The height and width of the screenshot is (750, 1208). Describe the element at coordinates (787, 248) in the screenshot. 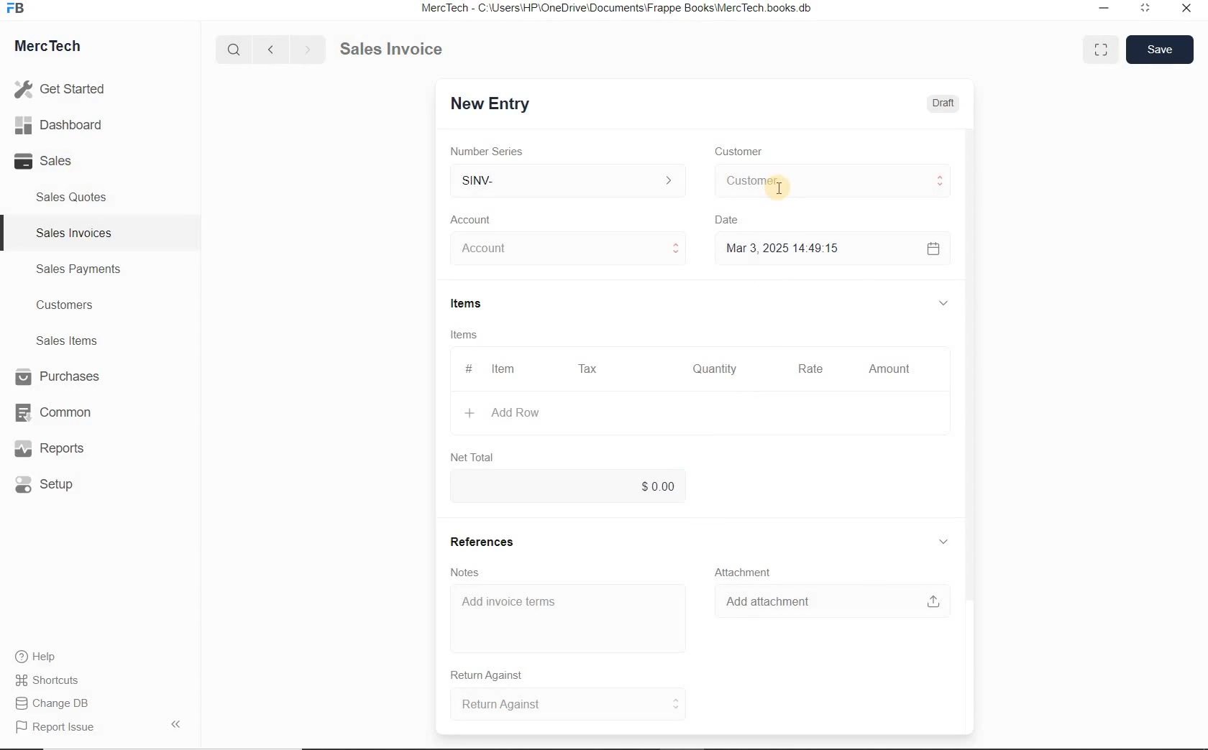

I see `Mar 3, 2025 14:49:15` at that location.